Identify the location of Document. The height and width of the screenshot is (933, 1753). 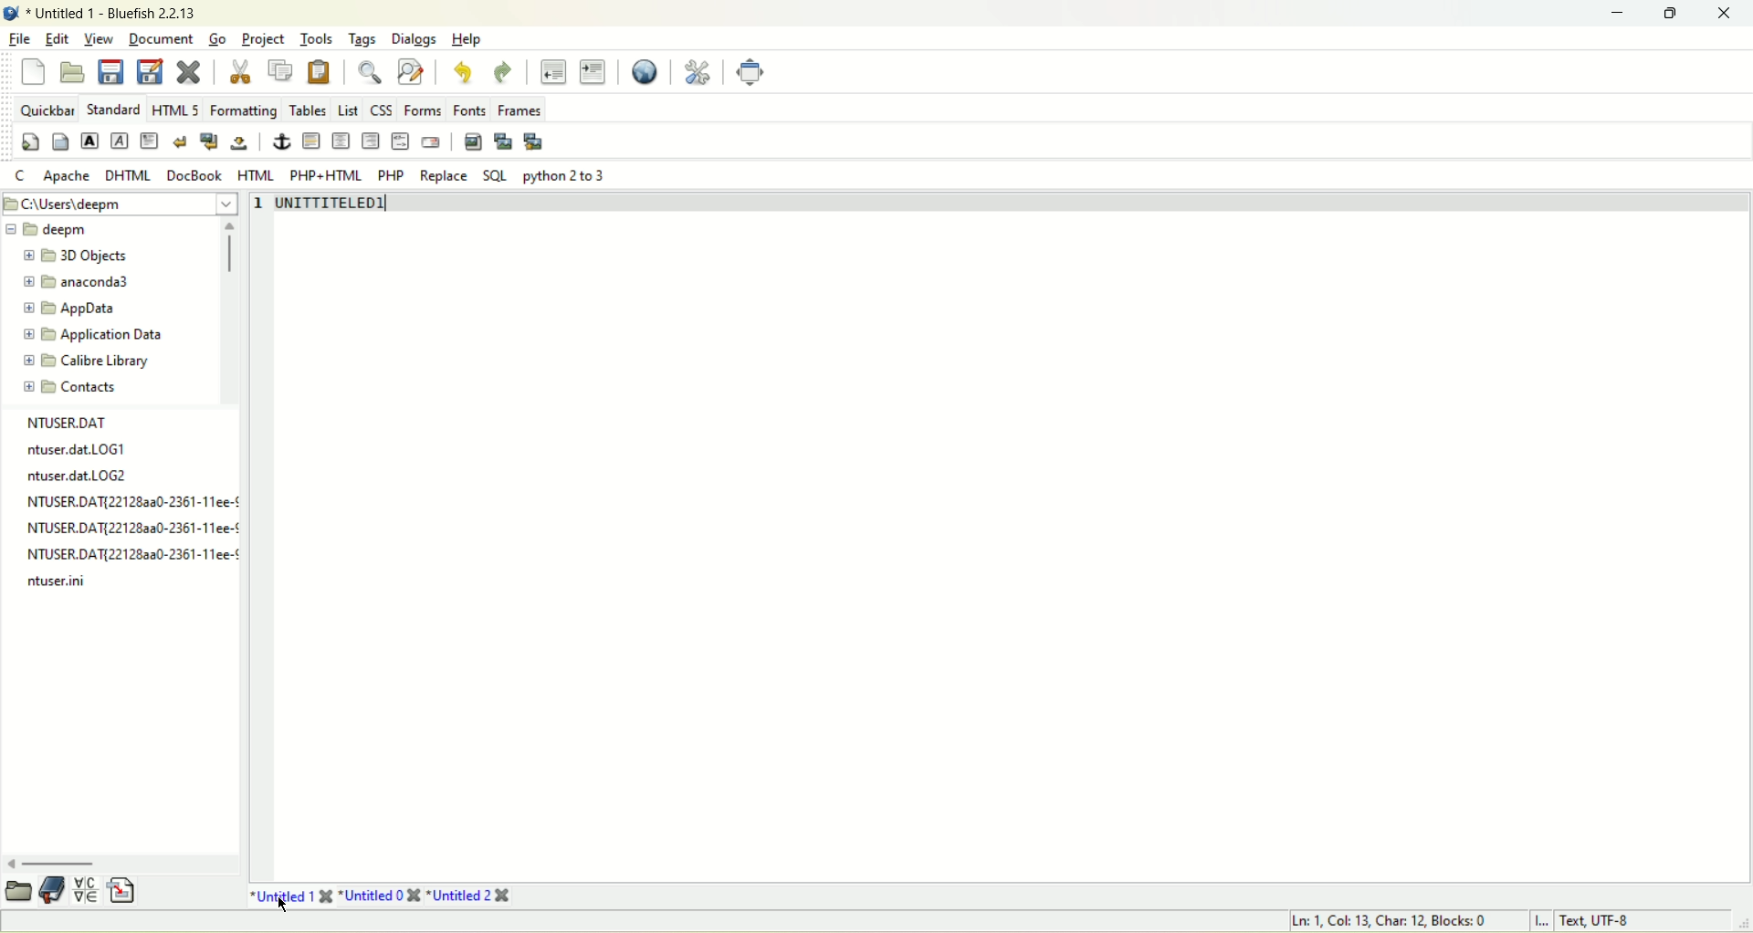
(160, 37).